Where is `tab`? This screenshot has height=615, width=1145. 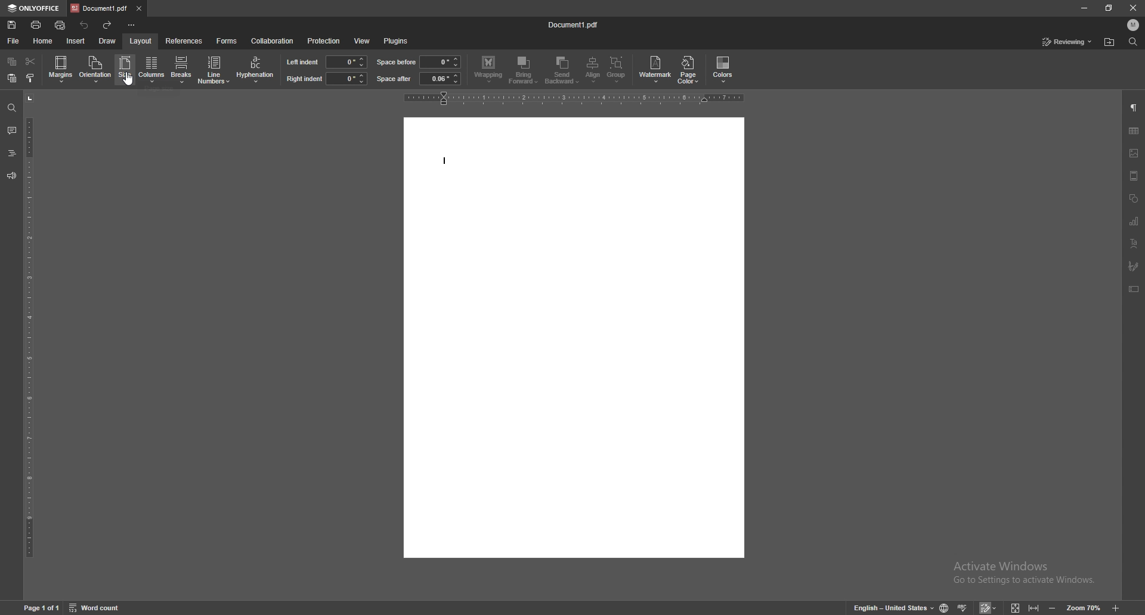 tab is located at coordinates (99, 7).